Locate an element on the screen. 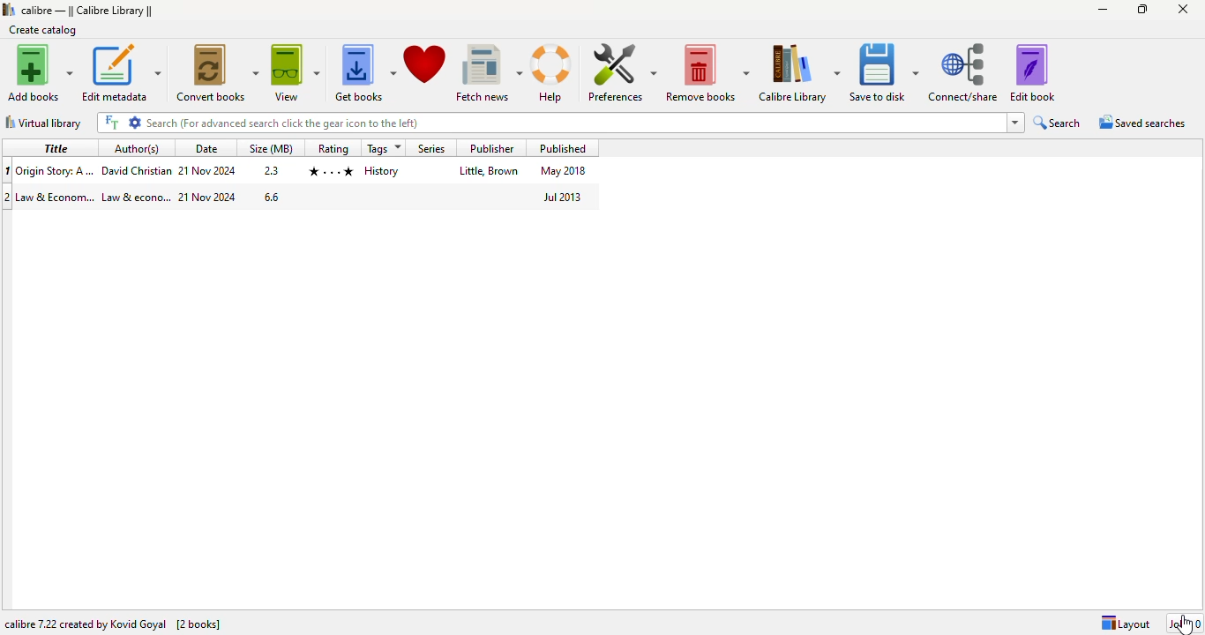  help is located at coordinates (554, 74).